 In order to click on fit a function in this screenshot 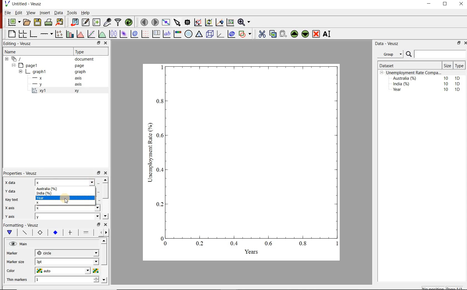, I will do `click(91, 34)`.